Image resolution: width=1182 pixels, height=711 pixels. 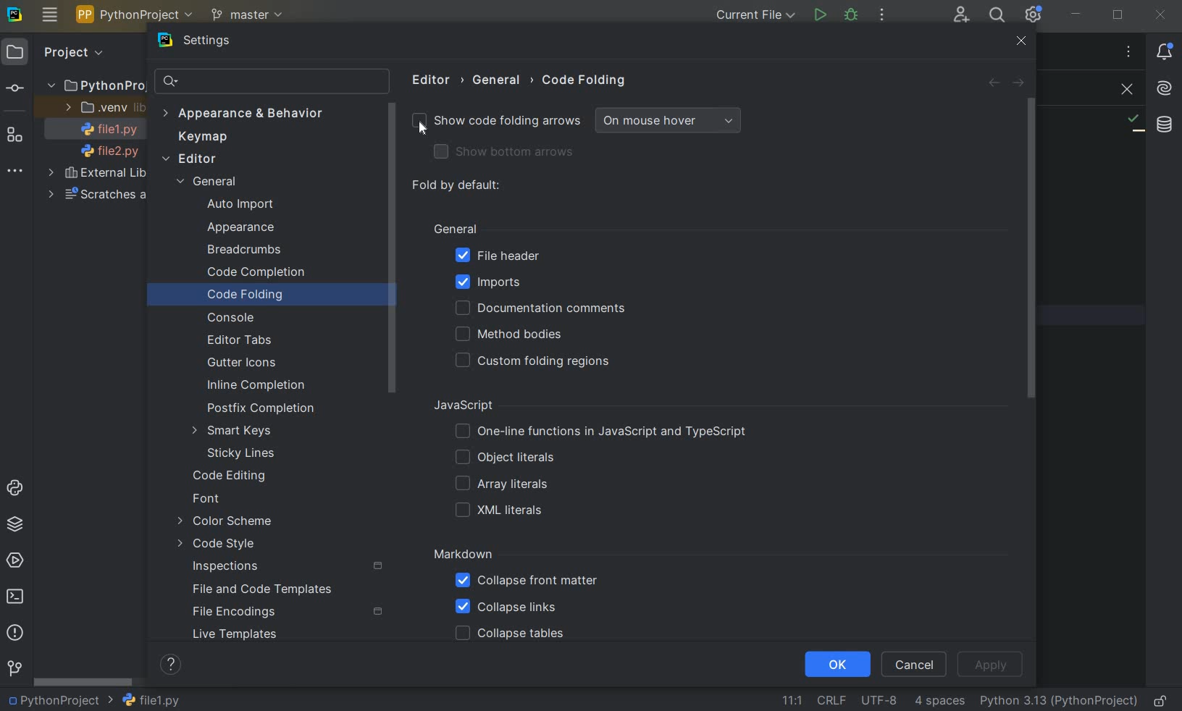 What do you see at coordinates (993, 84) in the screenshot?
I see `BACK` at bounding box center [993, 84].